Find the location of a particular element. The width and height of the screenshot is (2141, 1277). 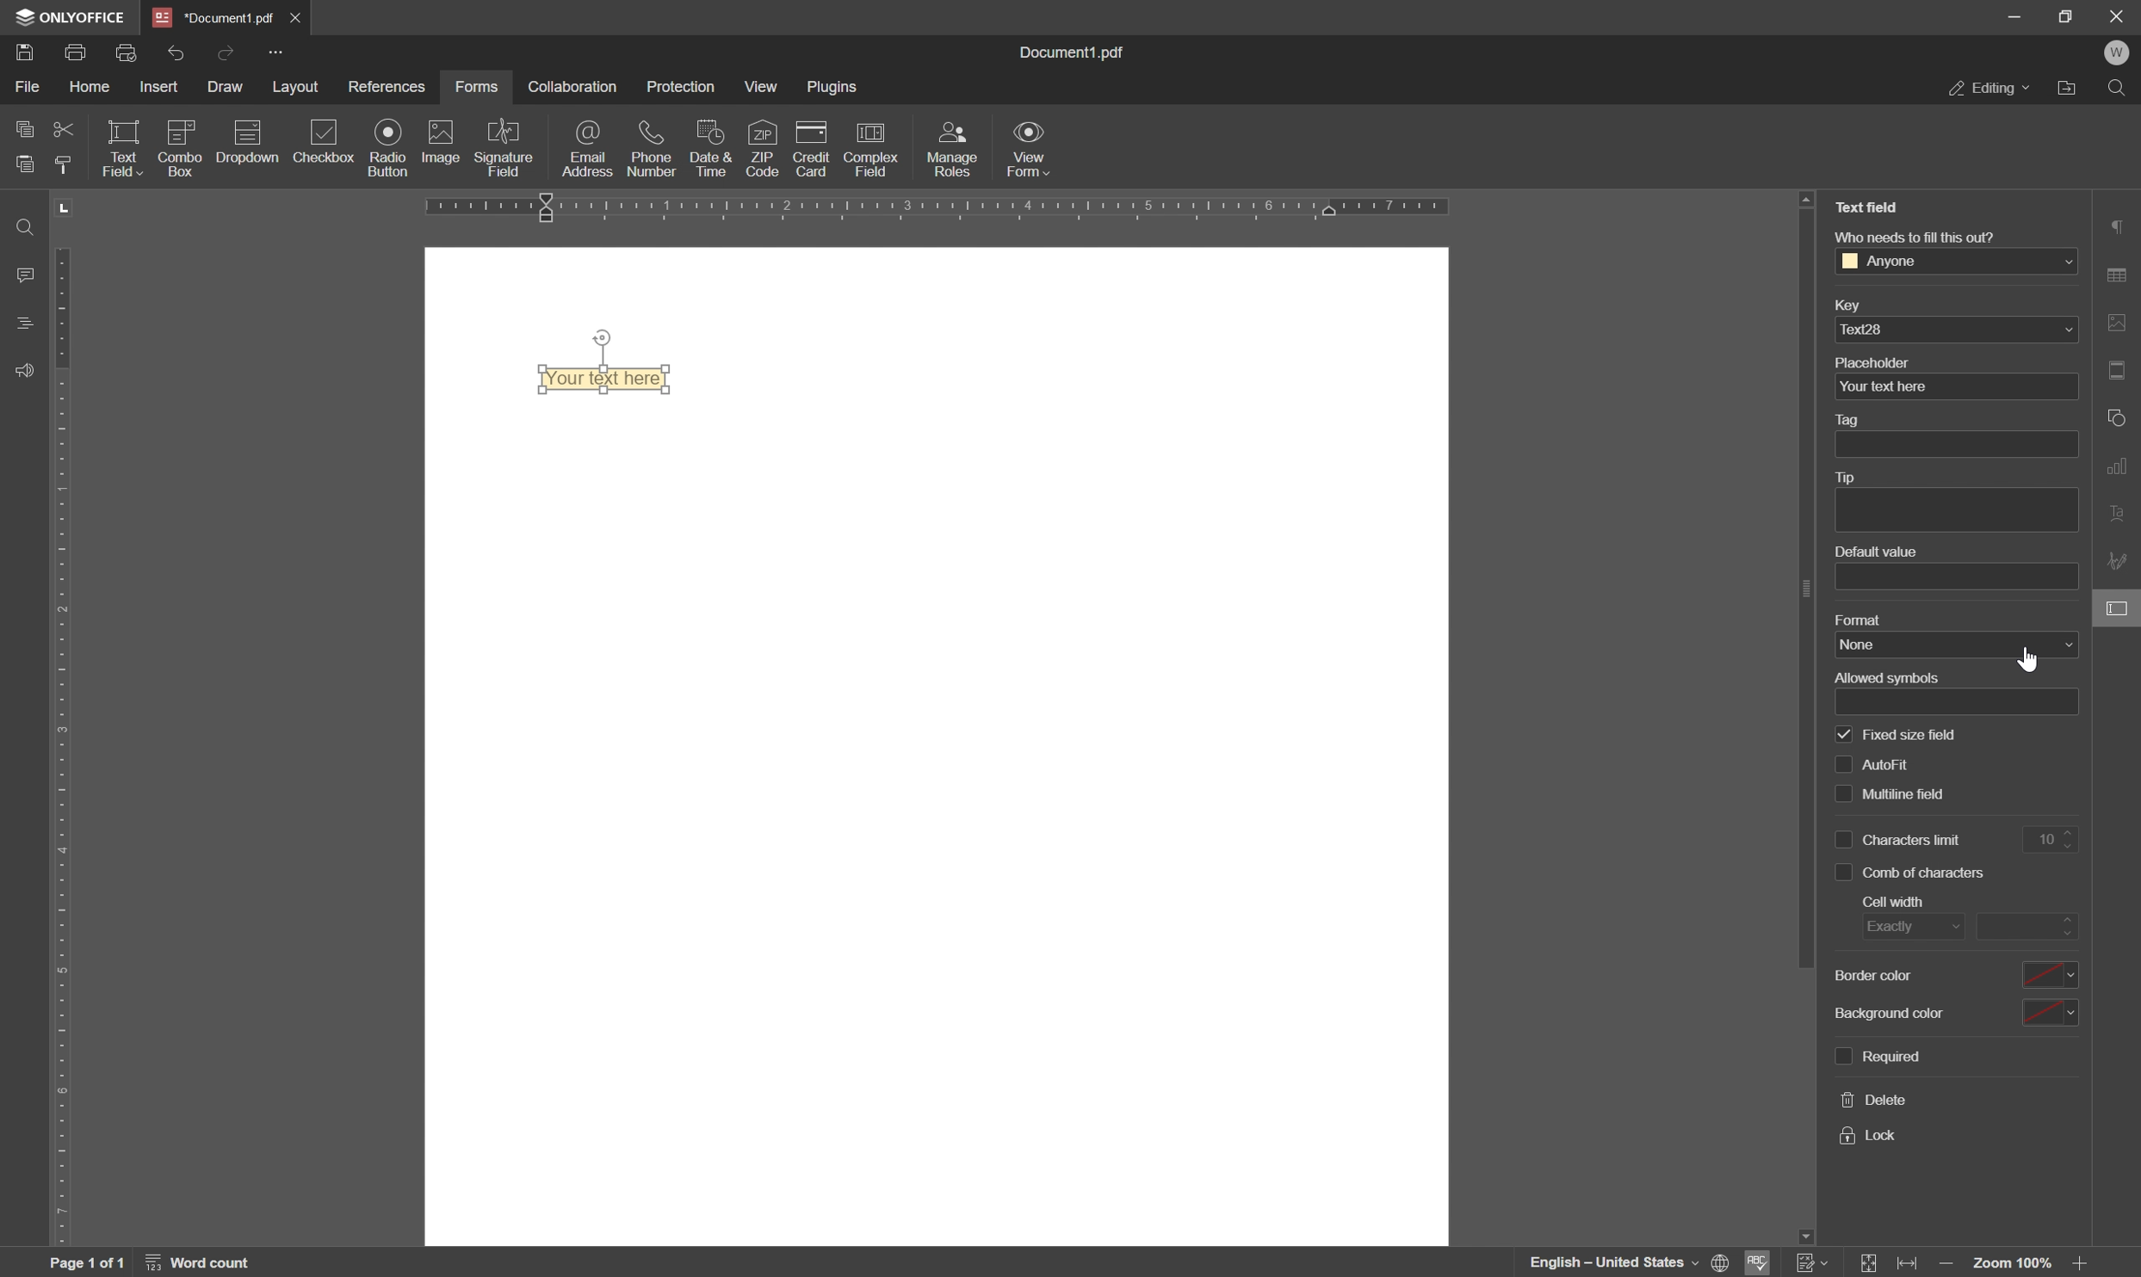

copy style is located at coordinates (65, 165).